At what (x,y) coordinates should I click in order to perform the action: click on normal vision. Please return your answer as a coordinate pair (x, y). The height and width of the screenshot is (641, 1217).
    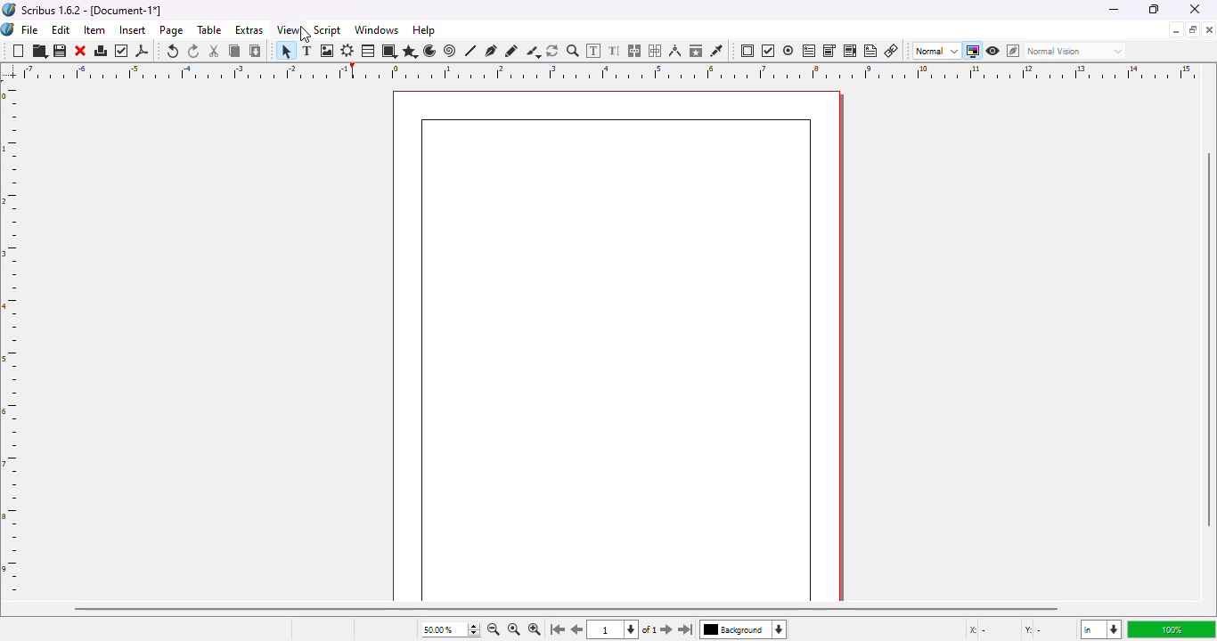
    Looking at the image, I should click on (1077, 51).